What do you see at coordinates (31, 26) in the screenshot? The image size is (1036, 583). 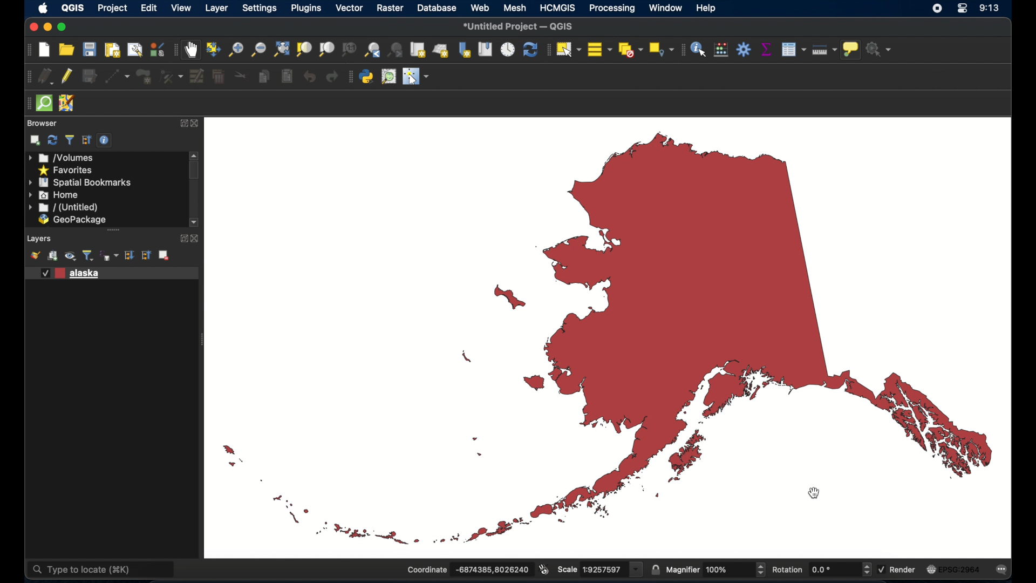 I see `close` at bounding box center [31, 26].